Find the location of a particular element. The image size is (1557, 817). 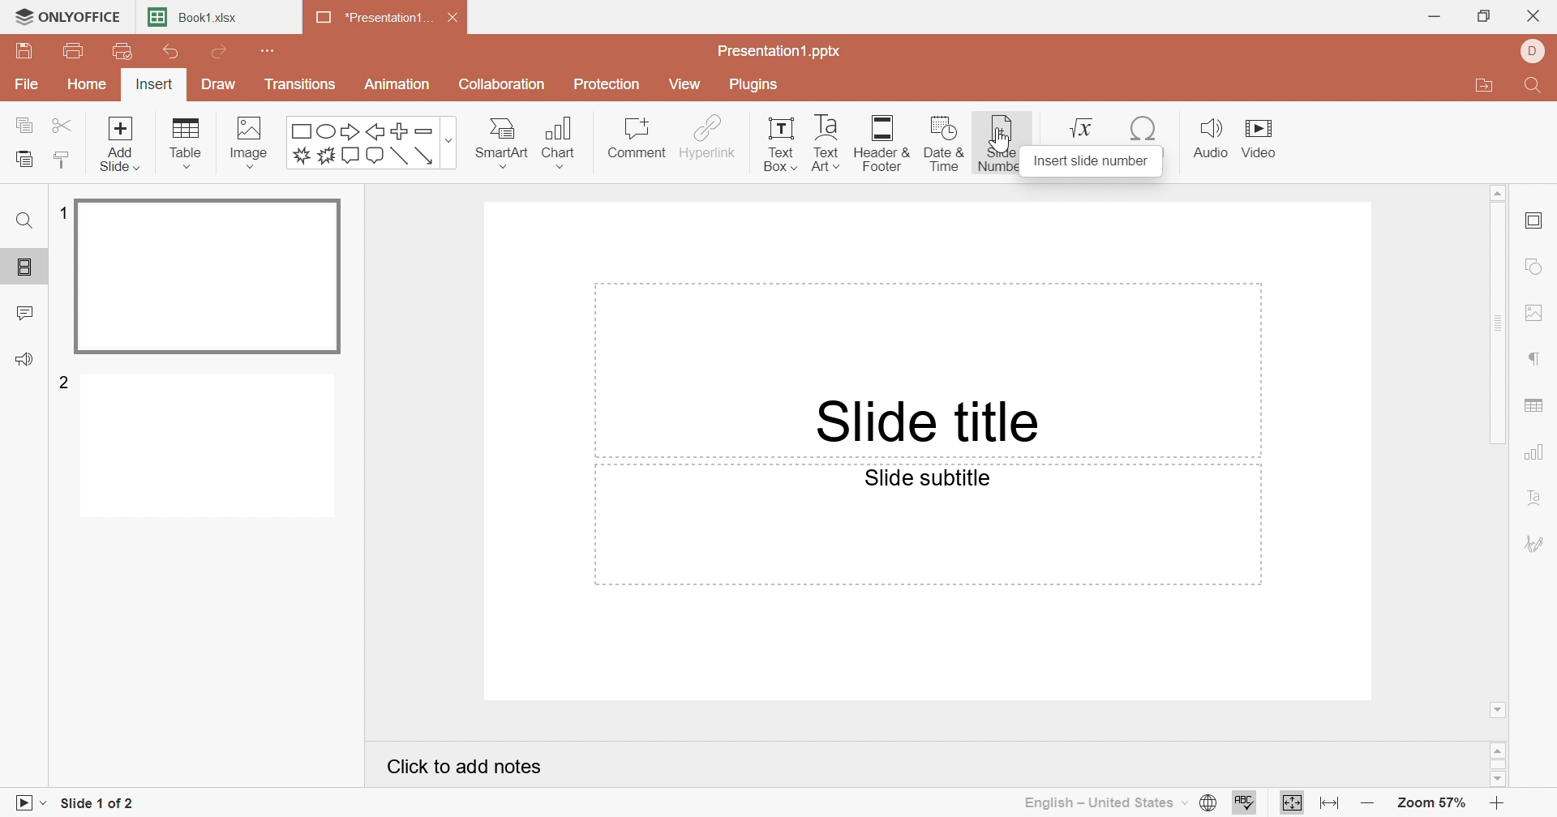

Plugins is located at coordinates (755, 84).